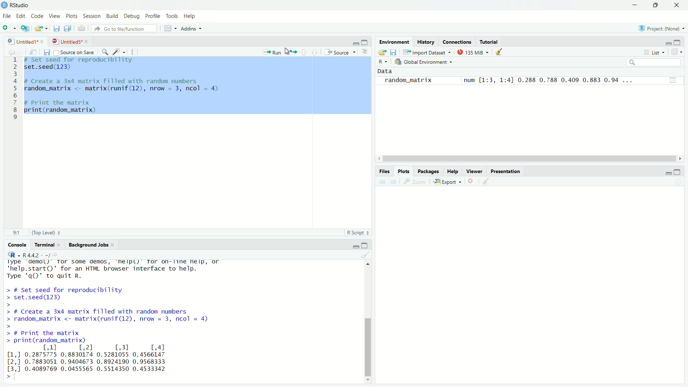 Image resolution: width=688 pixels, height=387 pixels. I want to click on minimise, so click(352, 43).